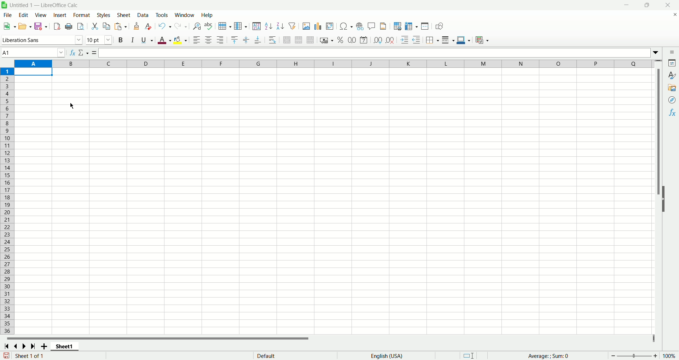 The height and width of the screenshot is (360, 679). I want to click on expand formula bar, so click(656, 52).